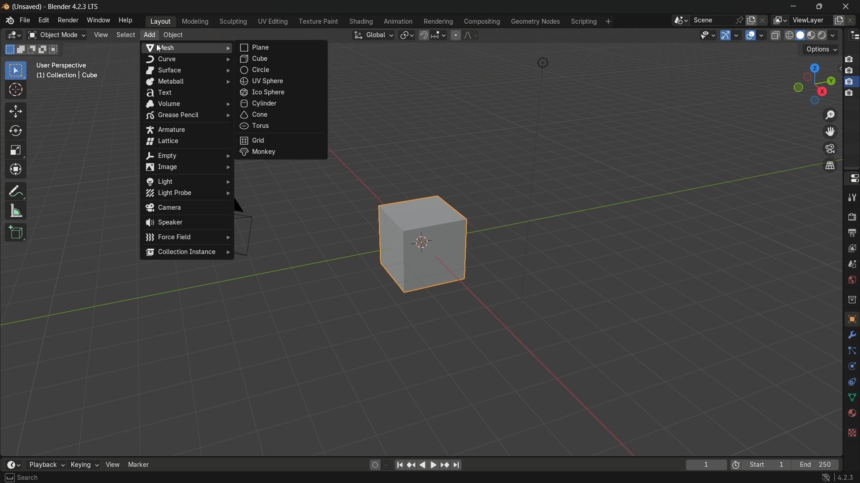 Image resolution: width=860 pixels, height=483 pixels. I want to click on help menu, so click(127, 21).